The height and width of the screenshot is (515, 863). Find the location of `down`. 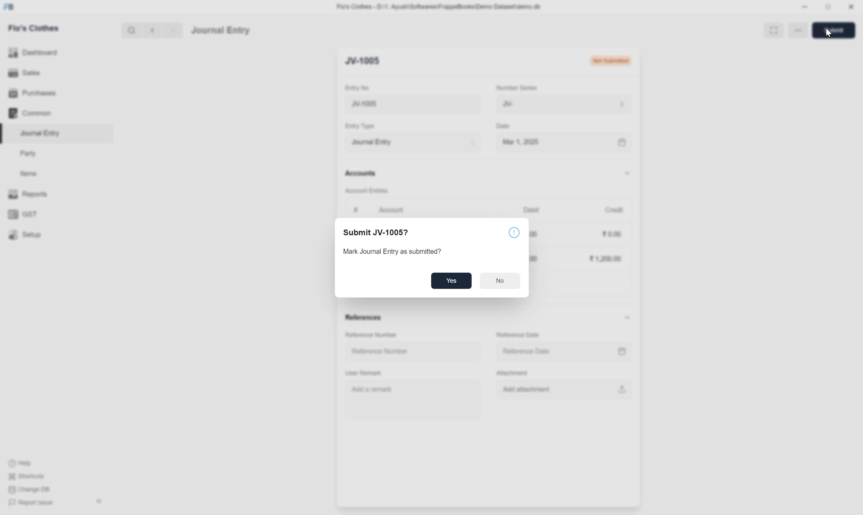

down is located at coordinates (626, 174).